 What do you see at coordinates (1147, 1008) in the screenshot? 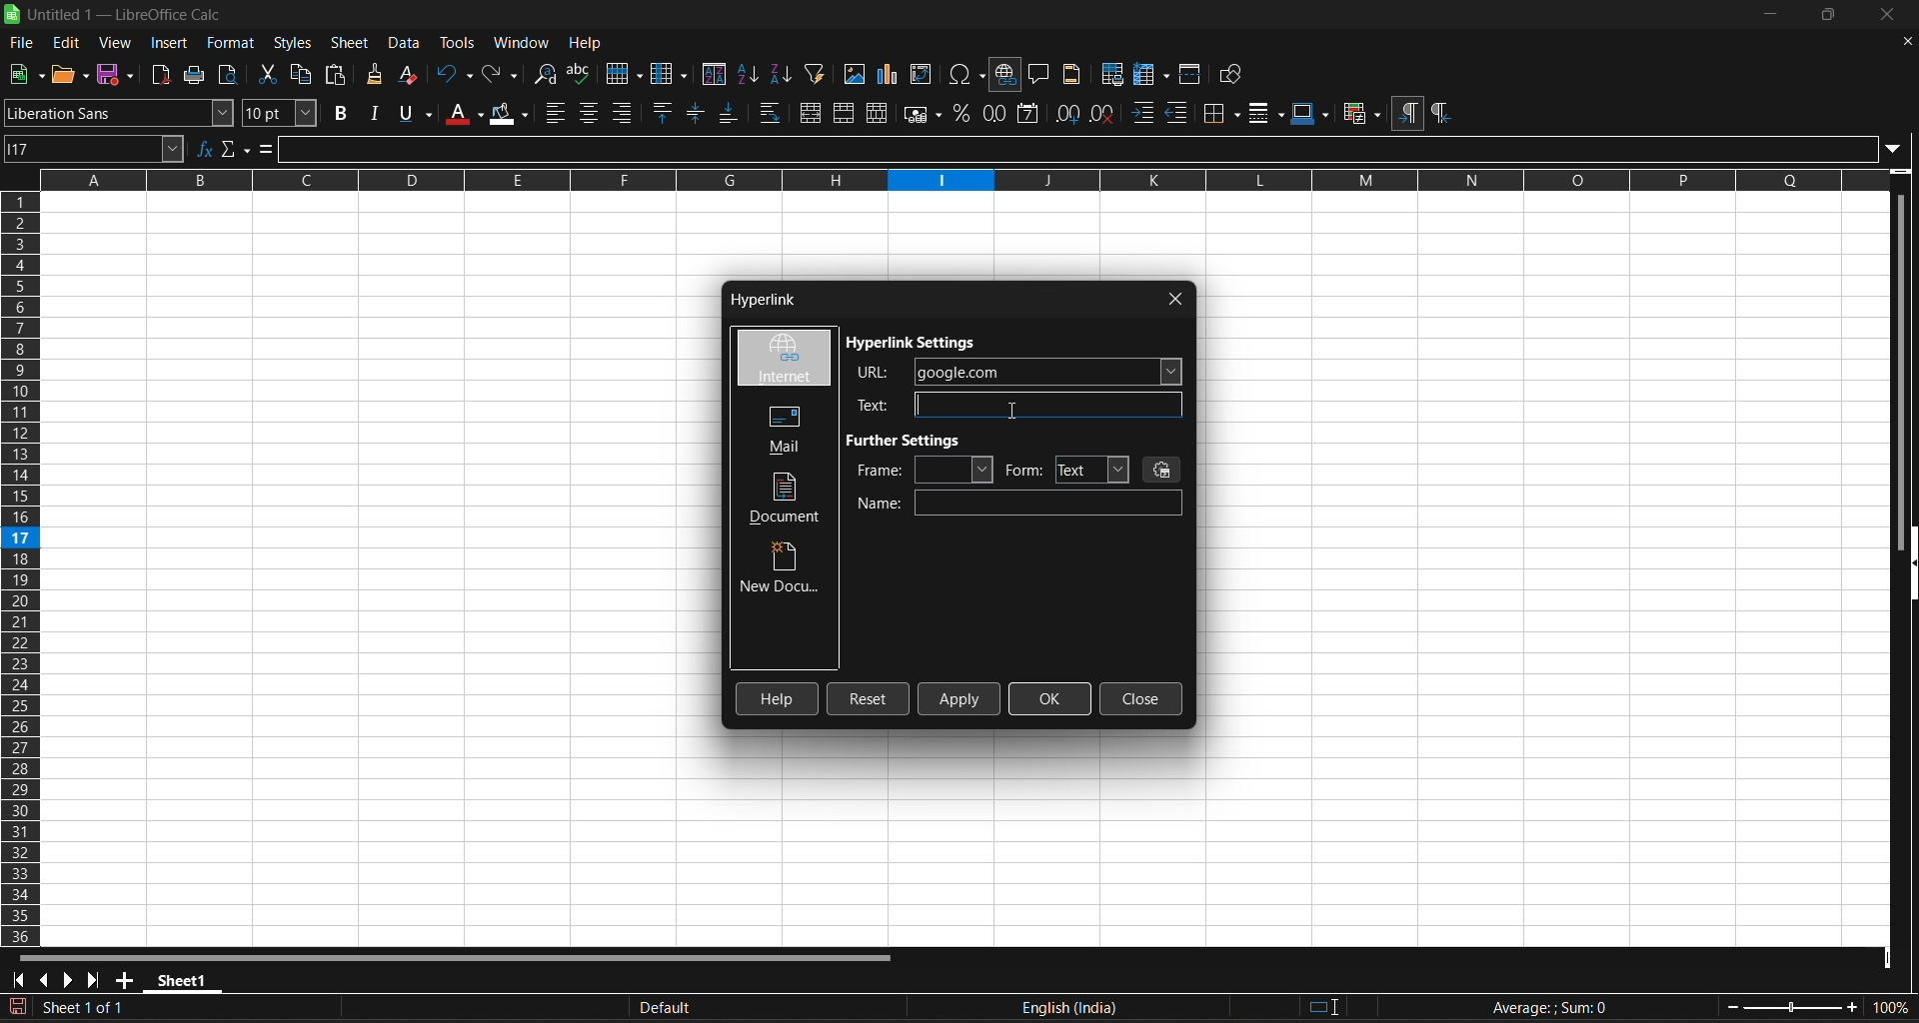
I see `text language ` at bounding box center [1147, 1008].